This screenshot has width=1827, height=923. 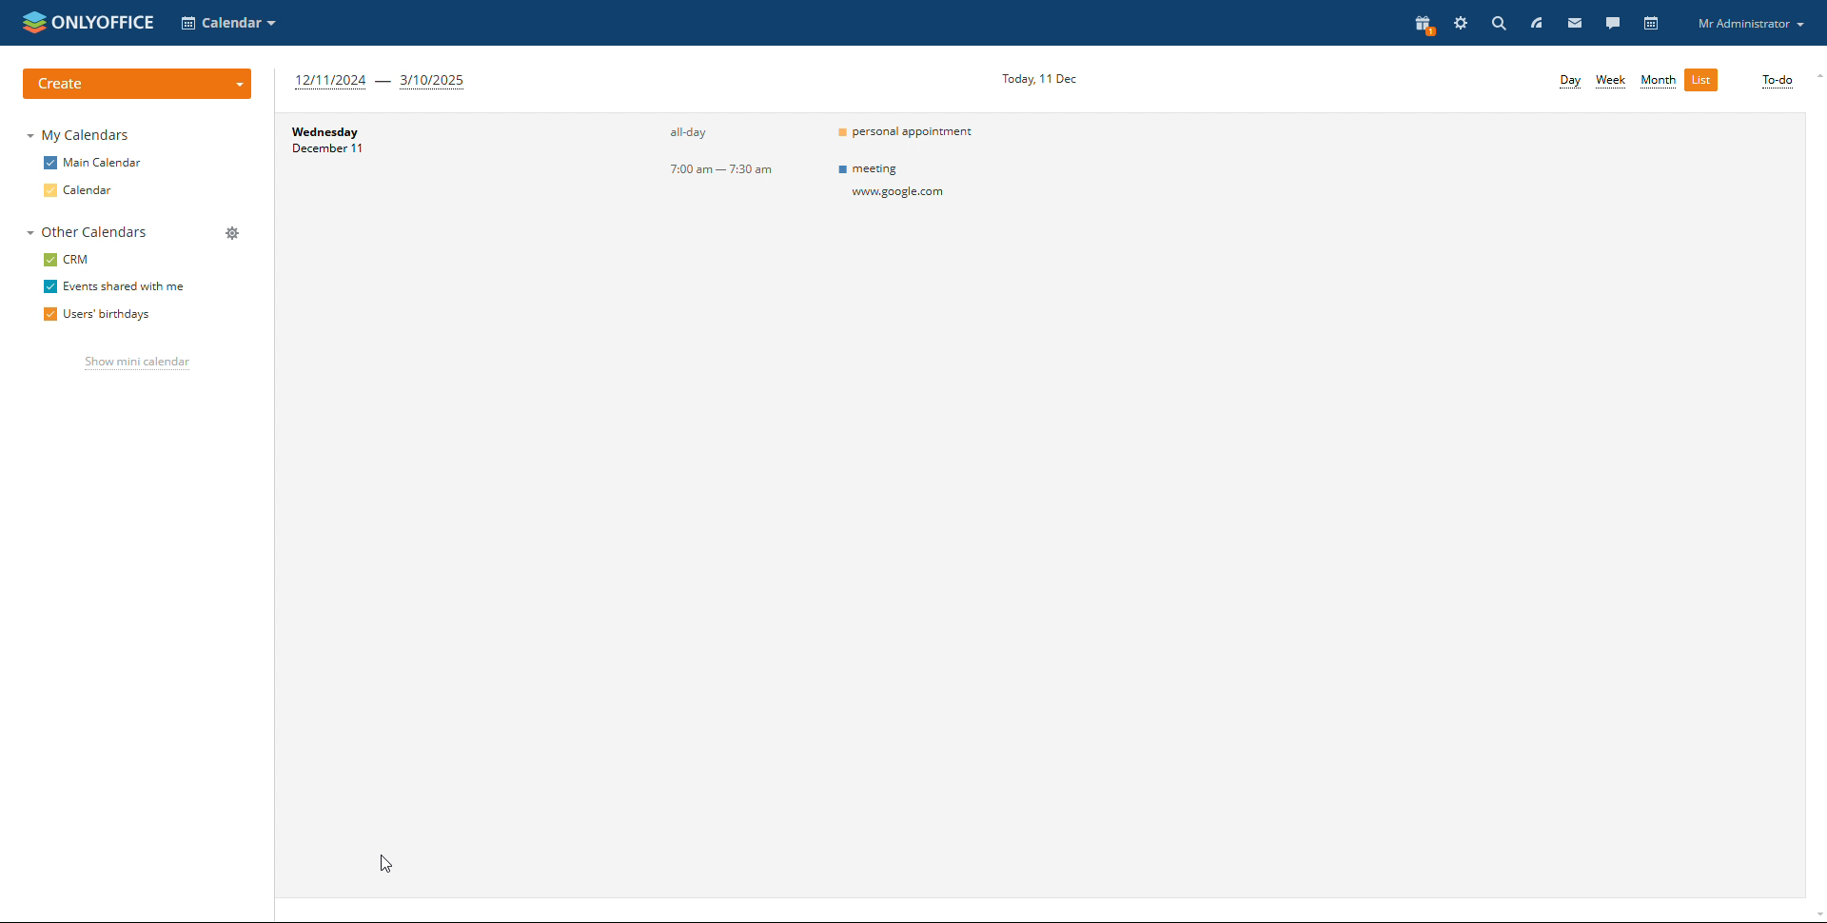 I want to click on meeting, so click(x=910, y=184).